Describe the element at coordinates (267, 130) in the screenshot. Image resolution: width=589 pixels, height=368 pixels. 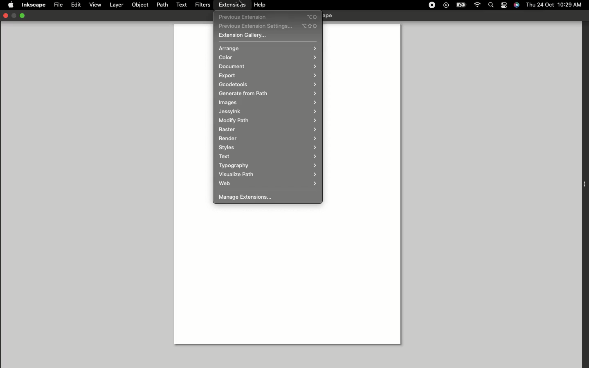
I see `Raster` at that location.